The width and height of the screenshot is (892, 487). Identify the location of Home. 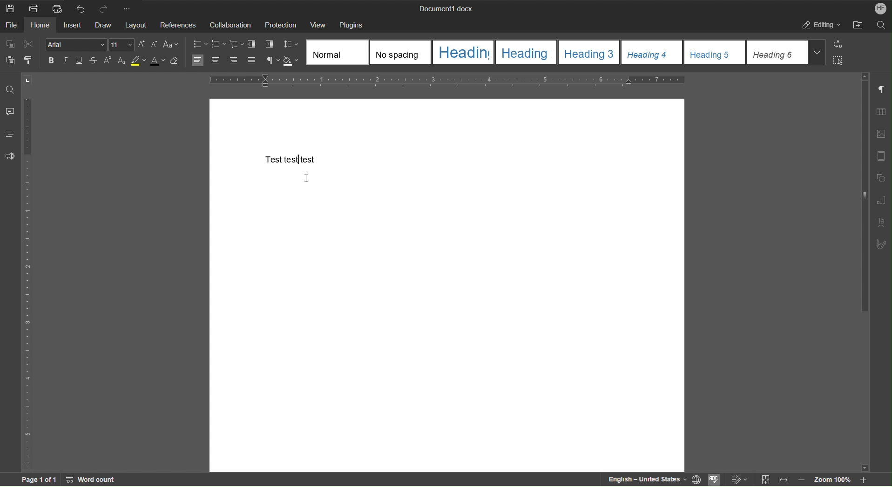
(43, 25).